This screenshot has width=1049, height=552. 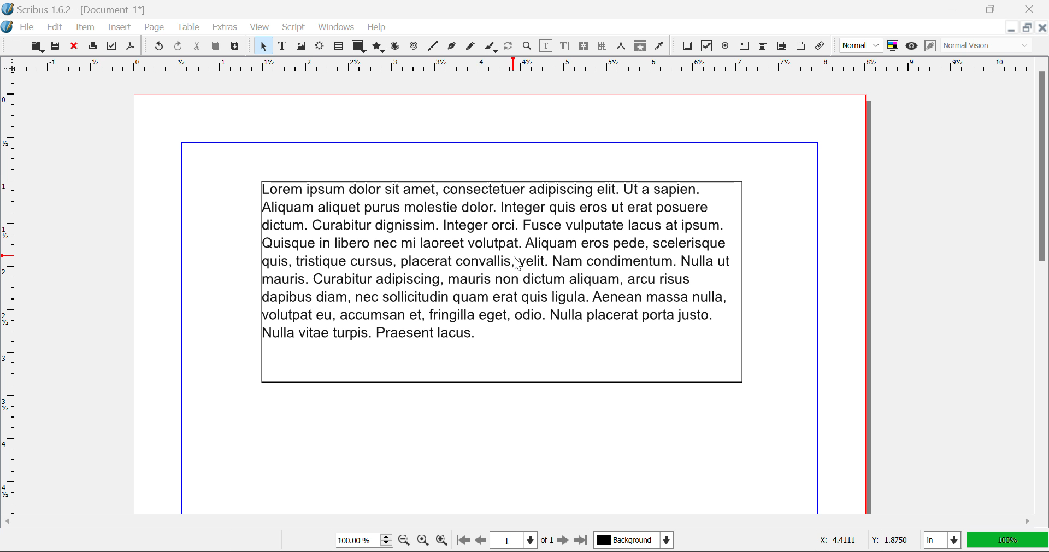 I want to click on PDF List Box, so click(x=782, y=46).